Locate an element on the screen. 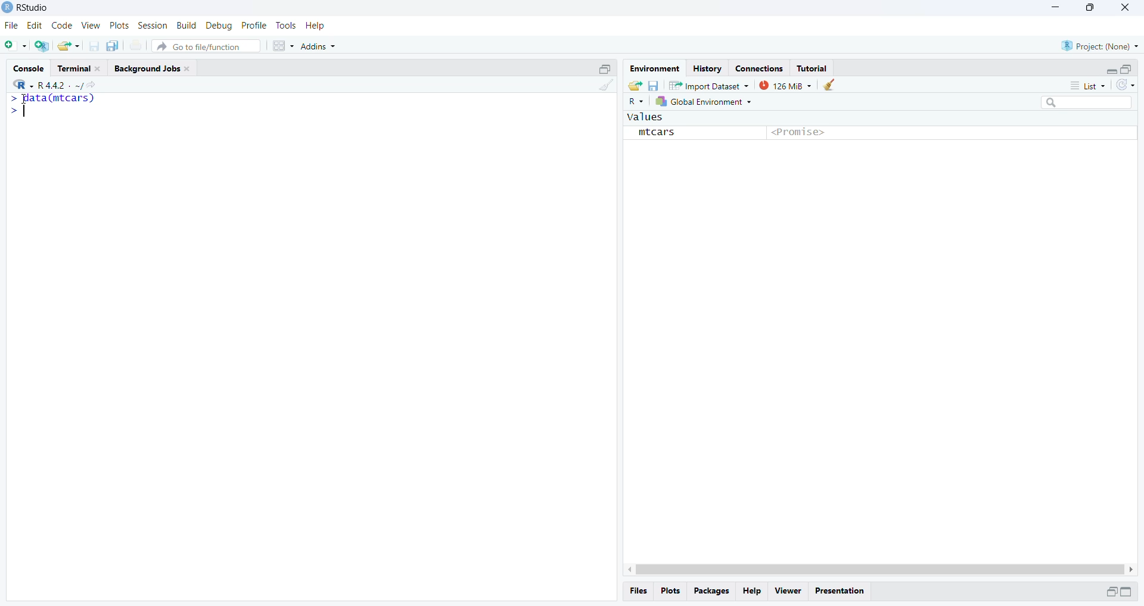  save current document is located at coordinates (94, 45).